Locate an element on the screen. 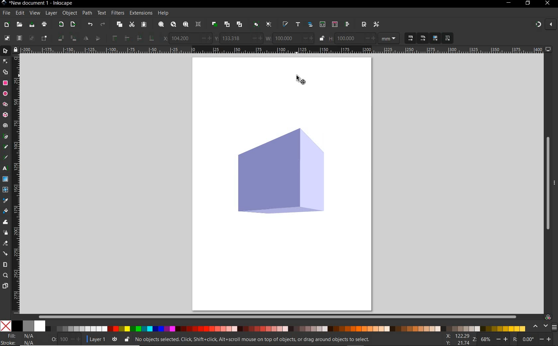 Image resolution: width=558 pixels, height=346 pixels. spiral tool is located at coordinates (5, 125).